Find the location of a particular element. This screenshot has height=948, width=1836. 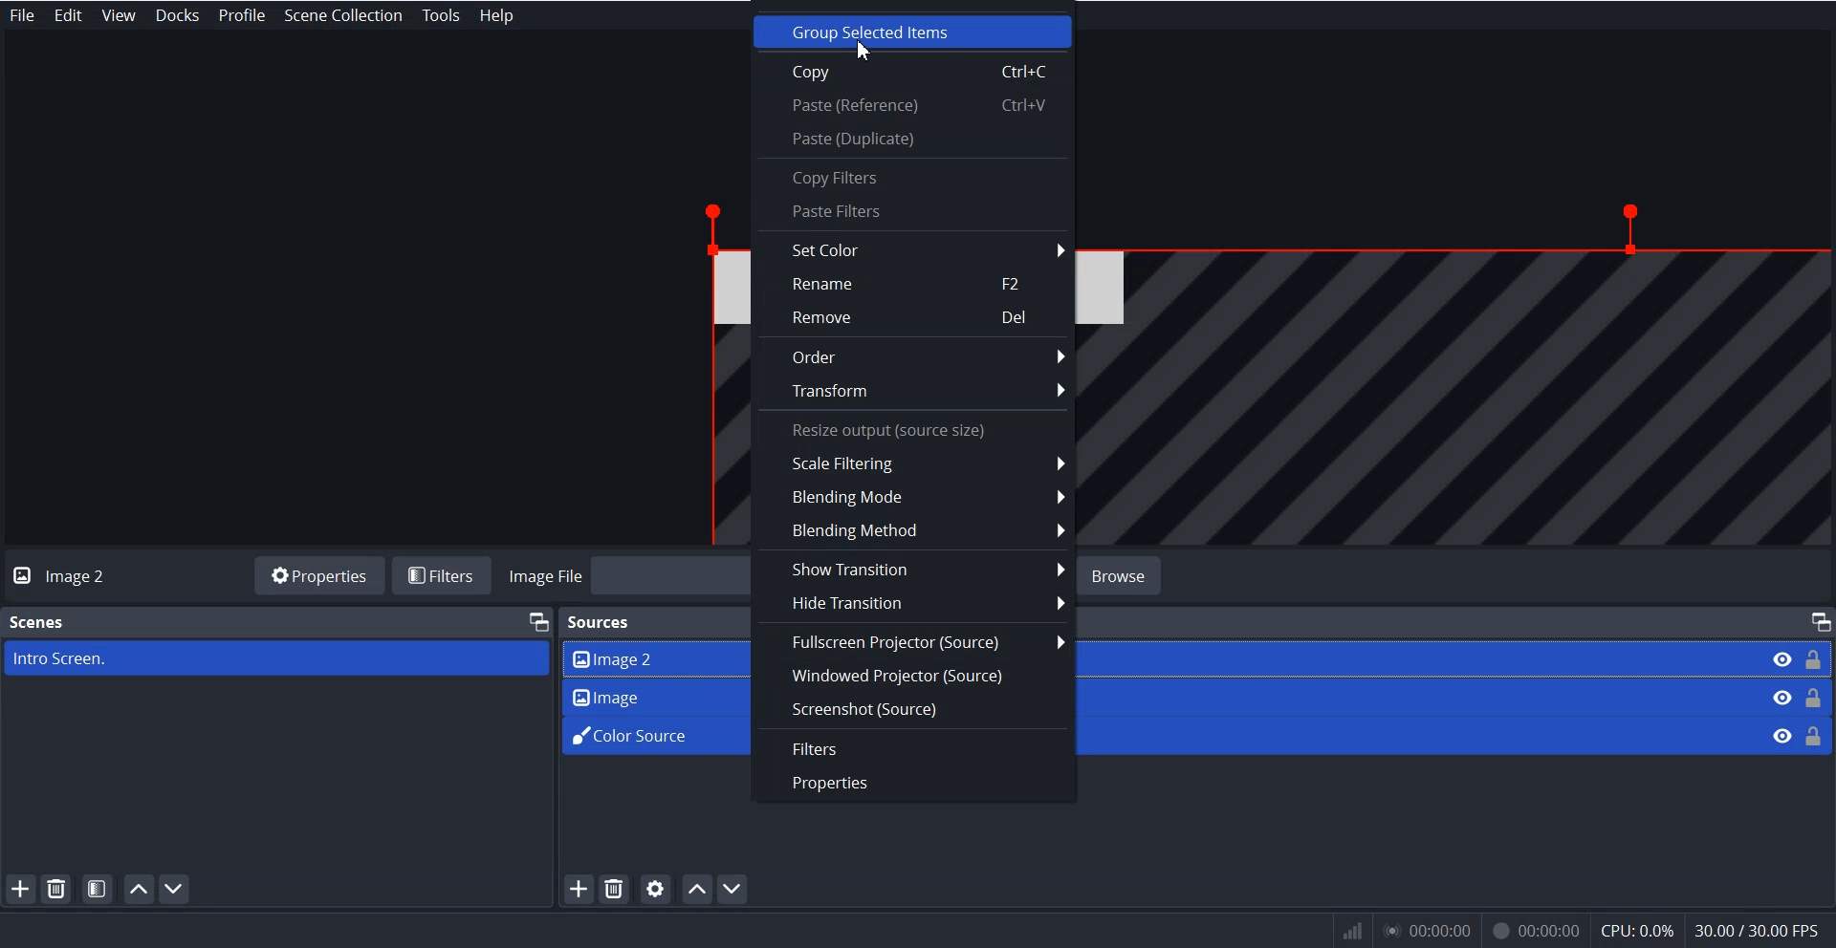

Scale Filtering is located at coordinates (912, 463).